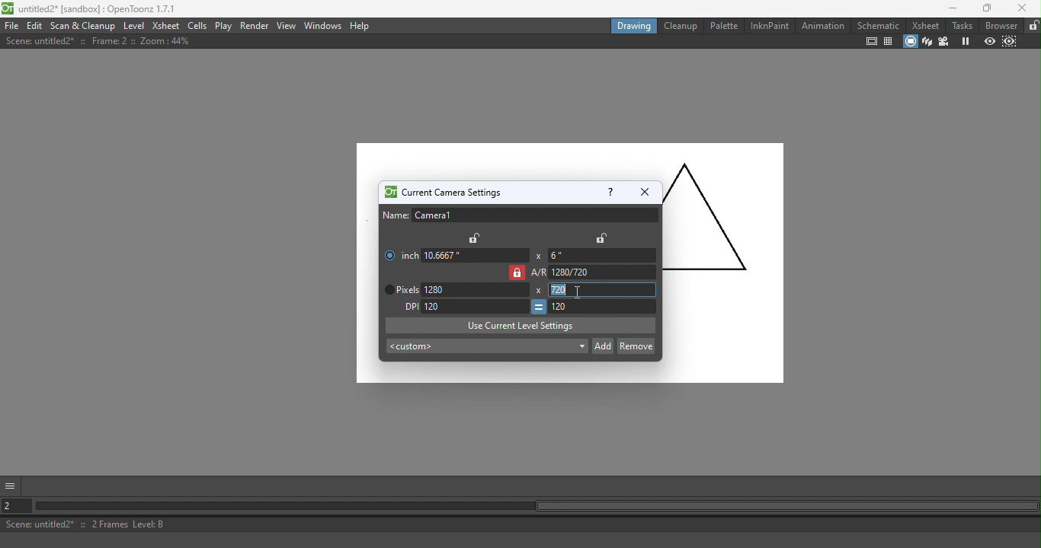 This screenshot has width=1041, height=548. I want to click on Edit, so click(34, 26).